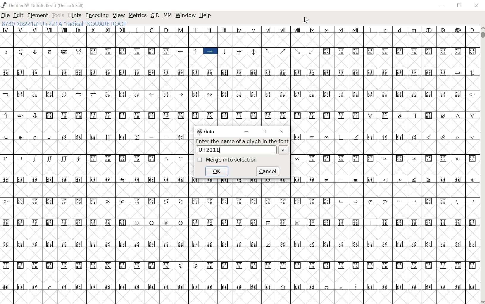  Describe the element at coordinates (442, 6) in the screenshot. I see `MINIMIZE` at that location.